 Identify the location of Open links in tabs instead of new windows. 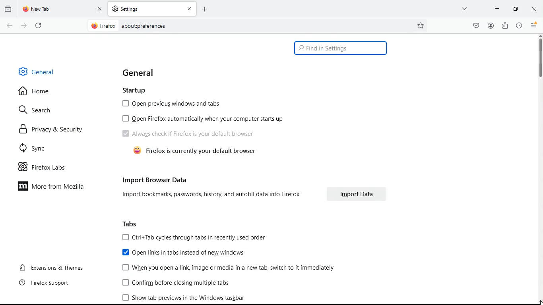
(182, 252).